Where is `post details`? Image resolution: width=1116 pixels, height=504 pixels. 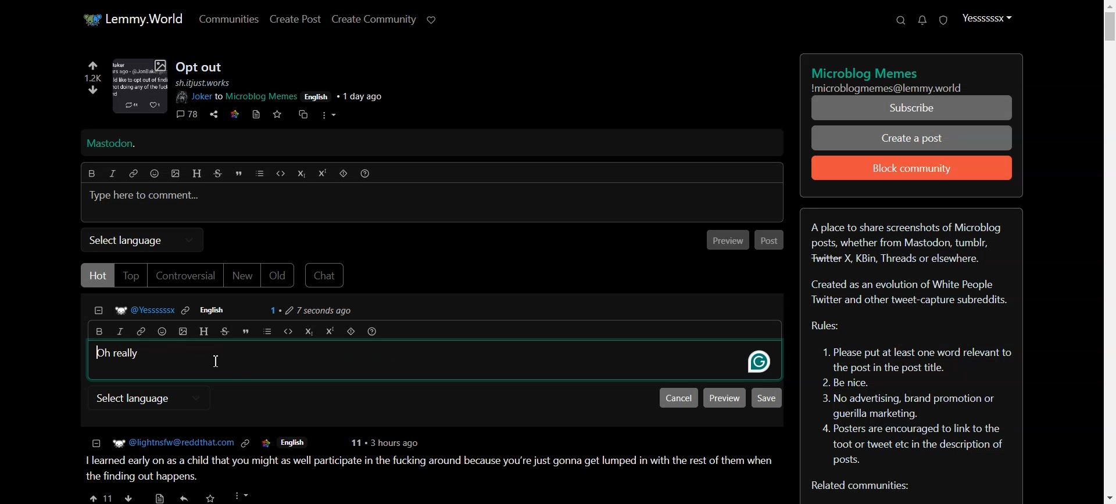 post details is located at coordinates (294, 92).